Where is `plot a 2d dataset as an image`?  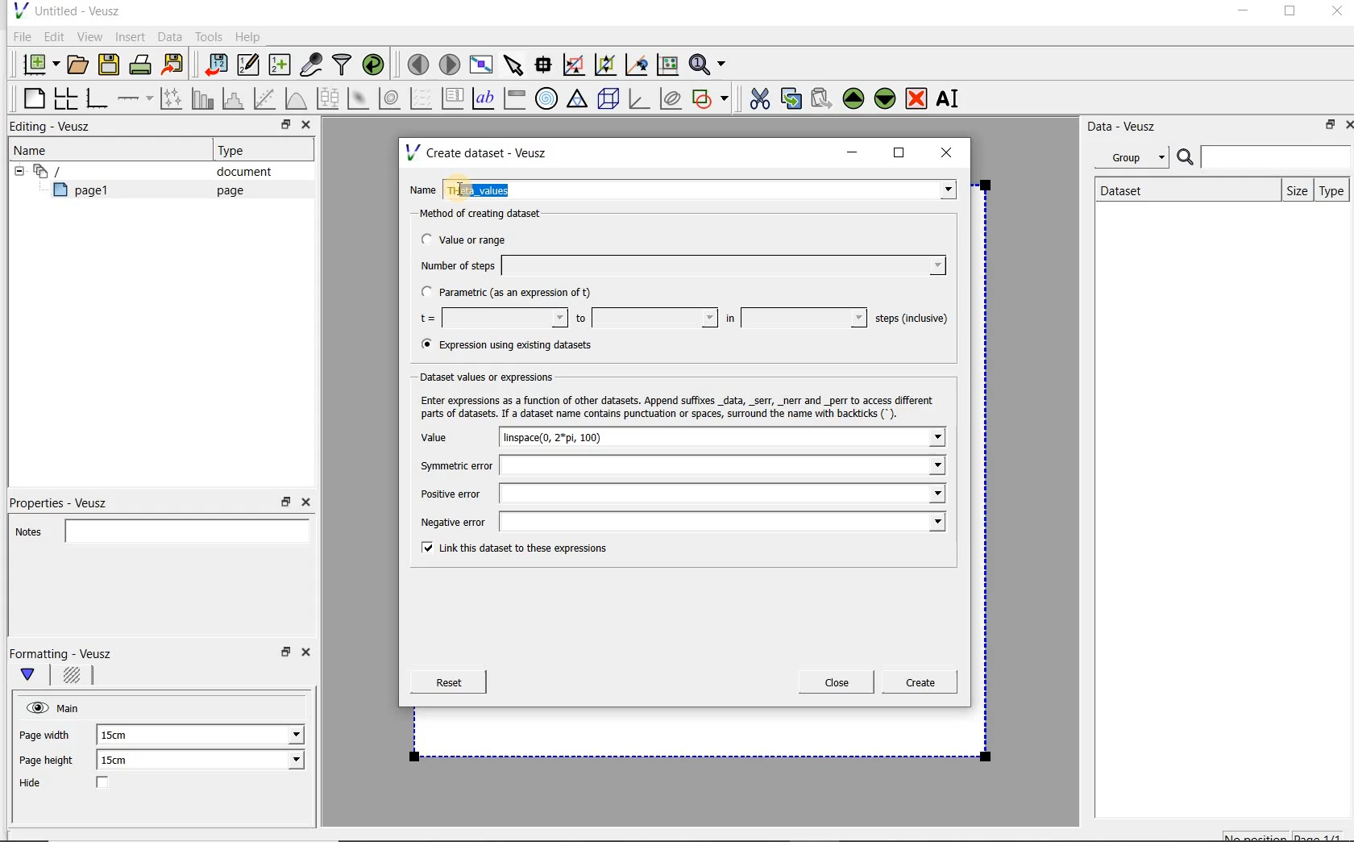
plot a 2d dataset as an image is located at coordinates (360, 99).